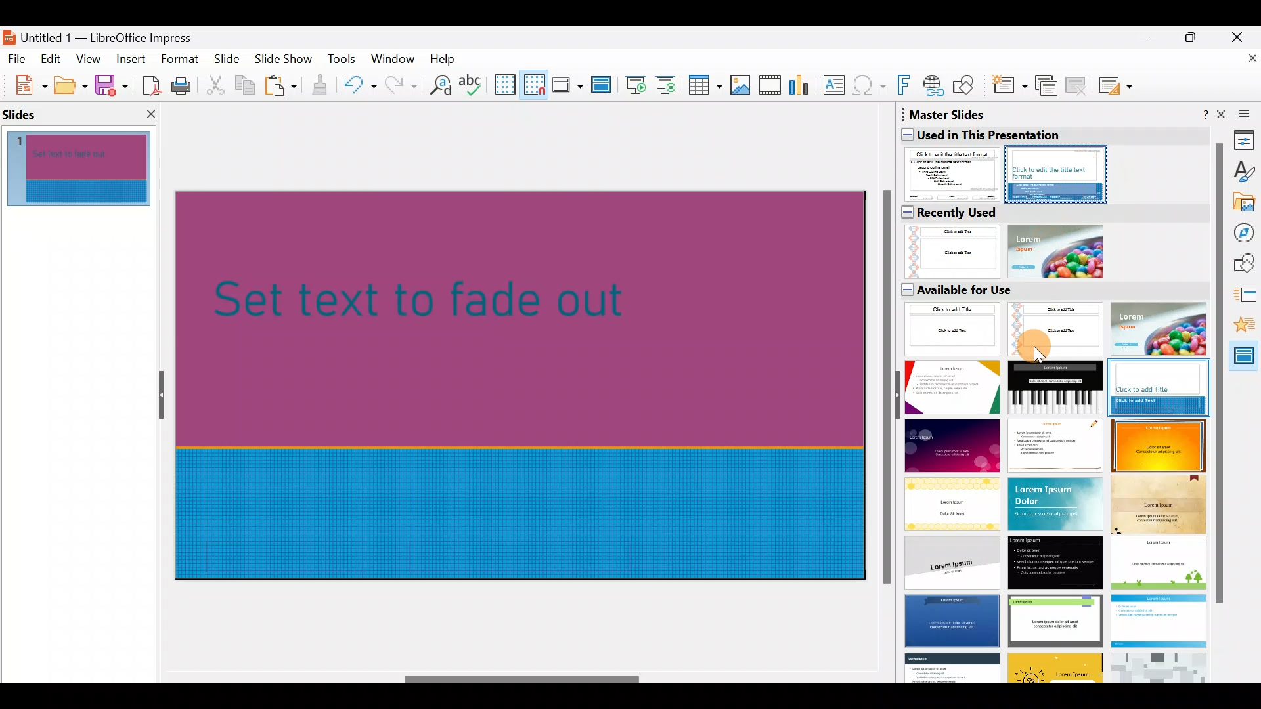 This screenshot has width=1261, height=709. I want to click on Spelling, so click(472, 84).